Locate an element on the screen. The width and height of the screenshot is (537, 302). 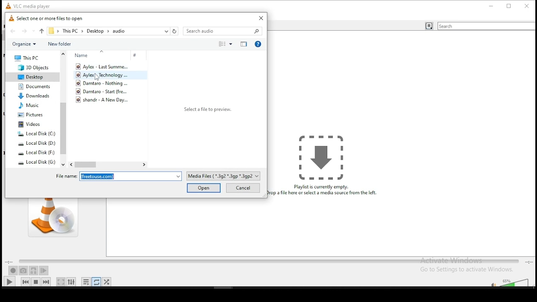
seek bar is located at coordinates (268, 262).